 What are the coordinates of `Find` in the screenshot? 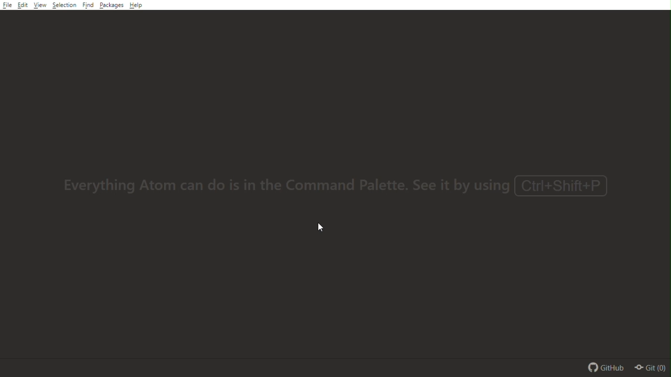 It's located at (89, 5).